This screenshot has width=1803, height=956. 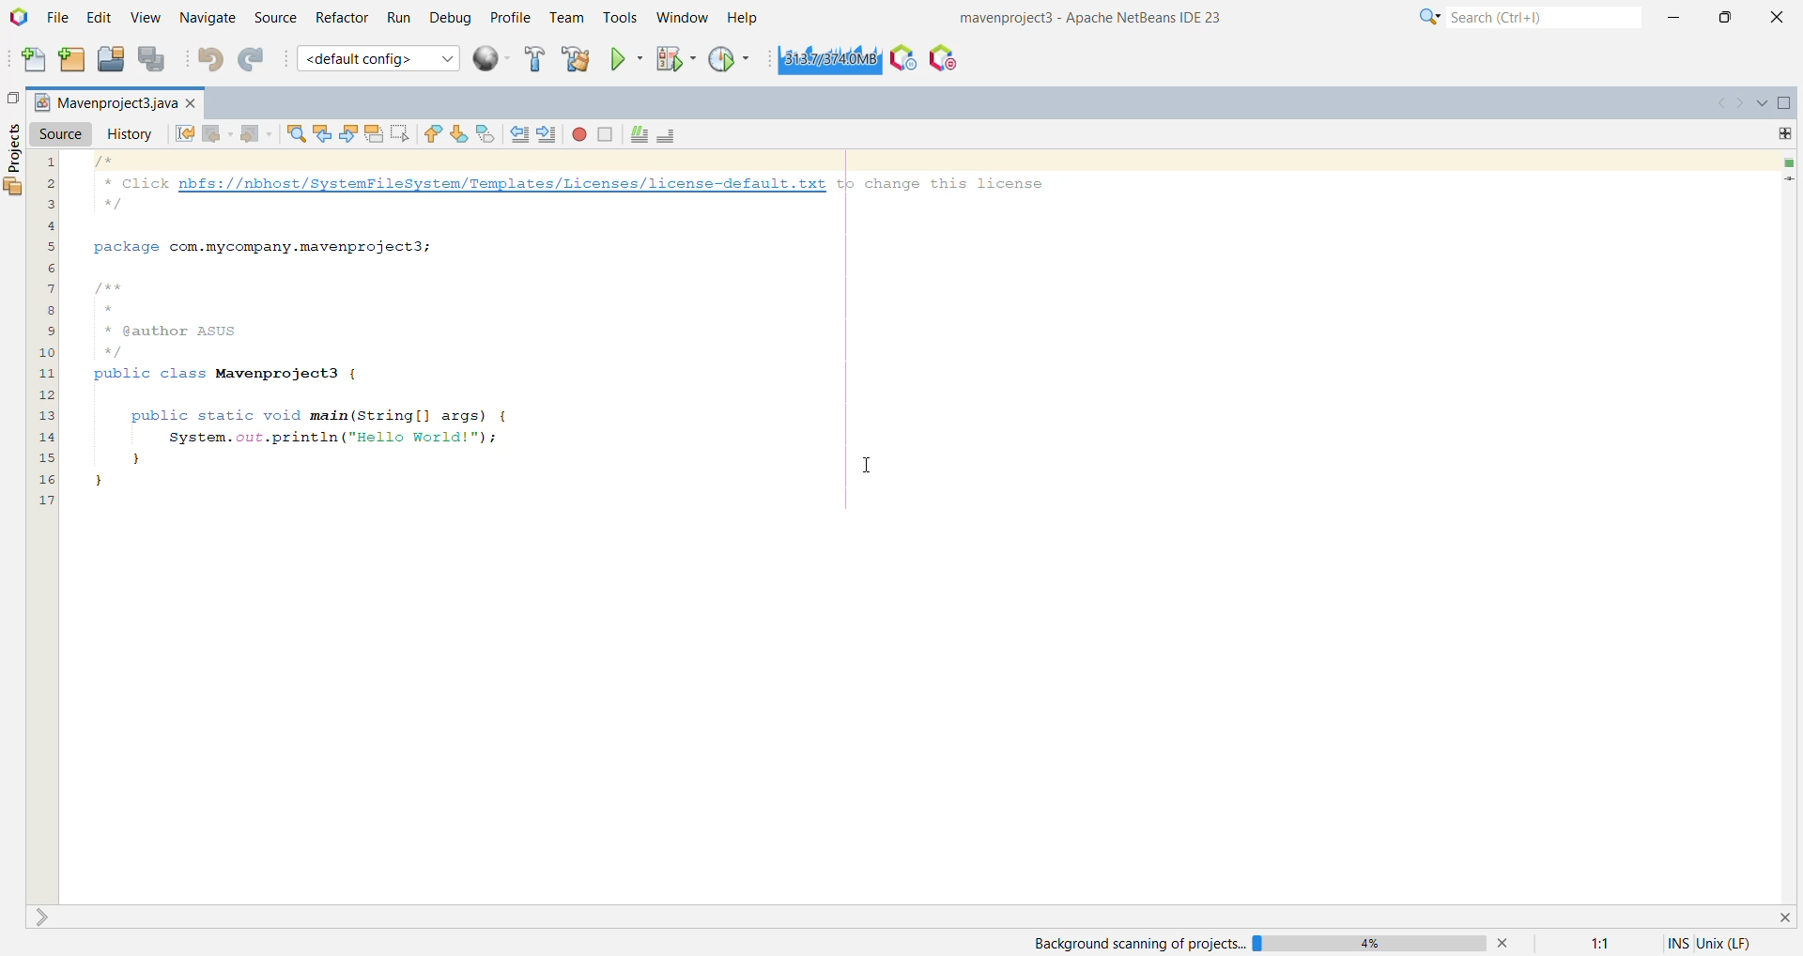 What do you see at coordinates (1738, 104) in the screenshot?
I see `Scroll Documents Right` at bounding box center [1738, 104].